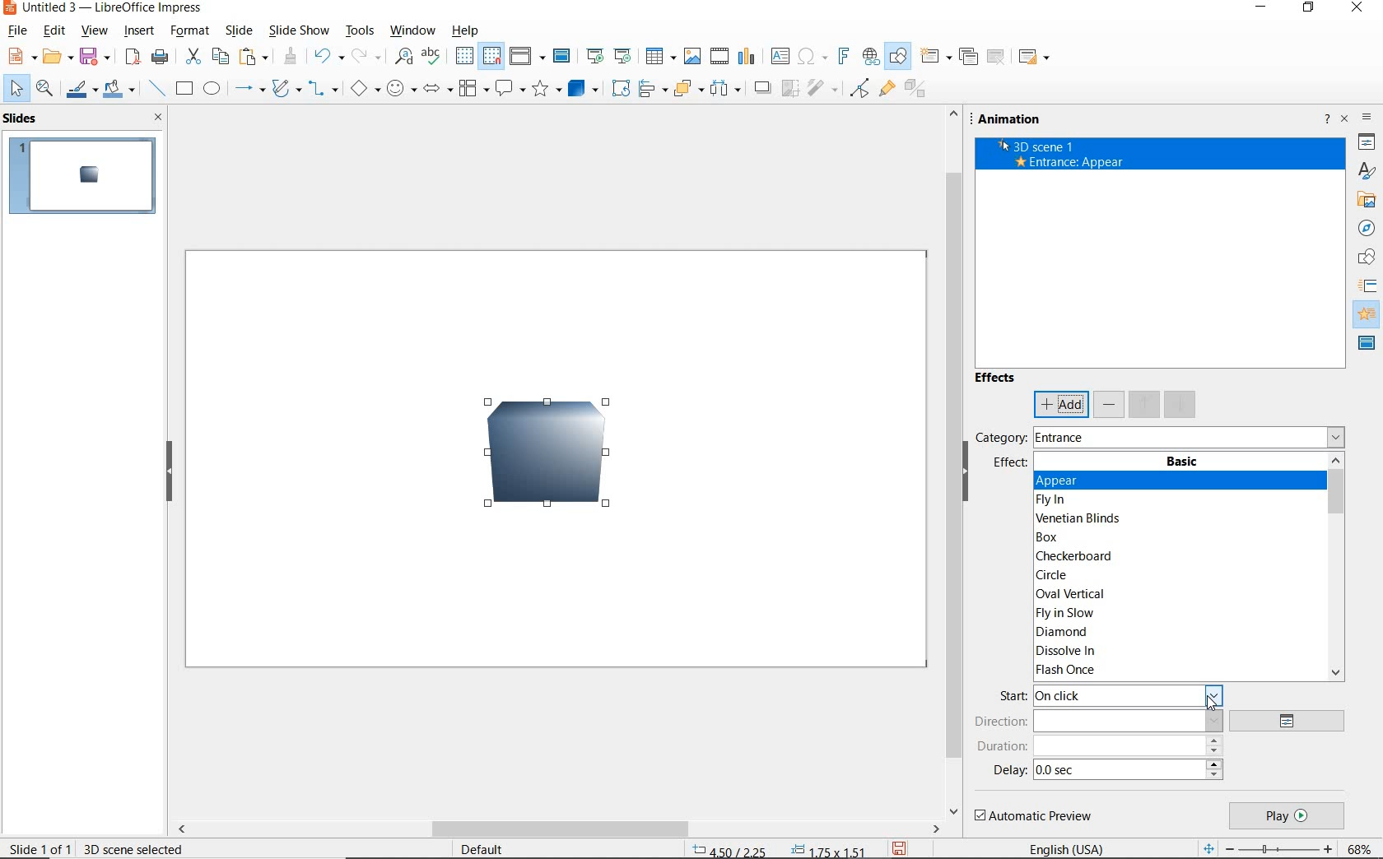 The width and height of the screenshot is (1383, 859). I want to click on scrollbar, so click(558, 830).